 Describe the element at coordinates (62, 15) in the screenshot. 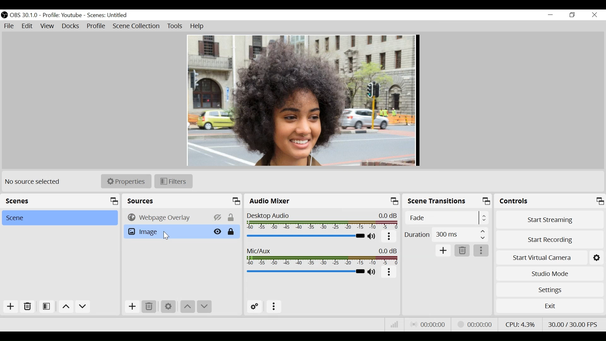

I see `Profile` at that location.